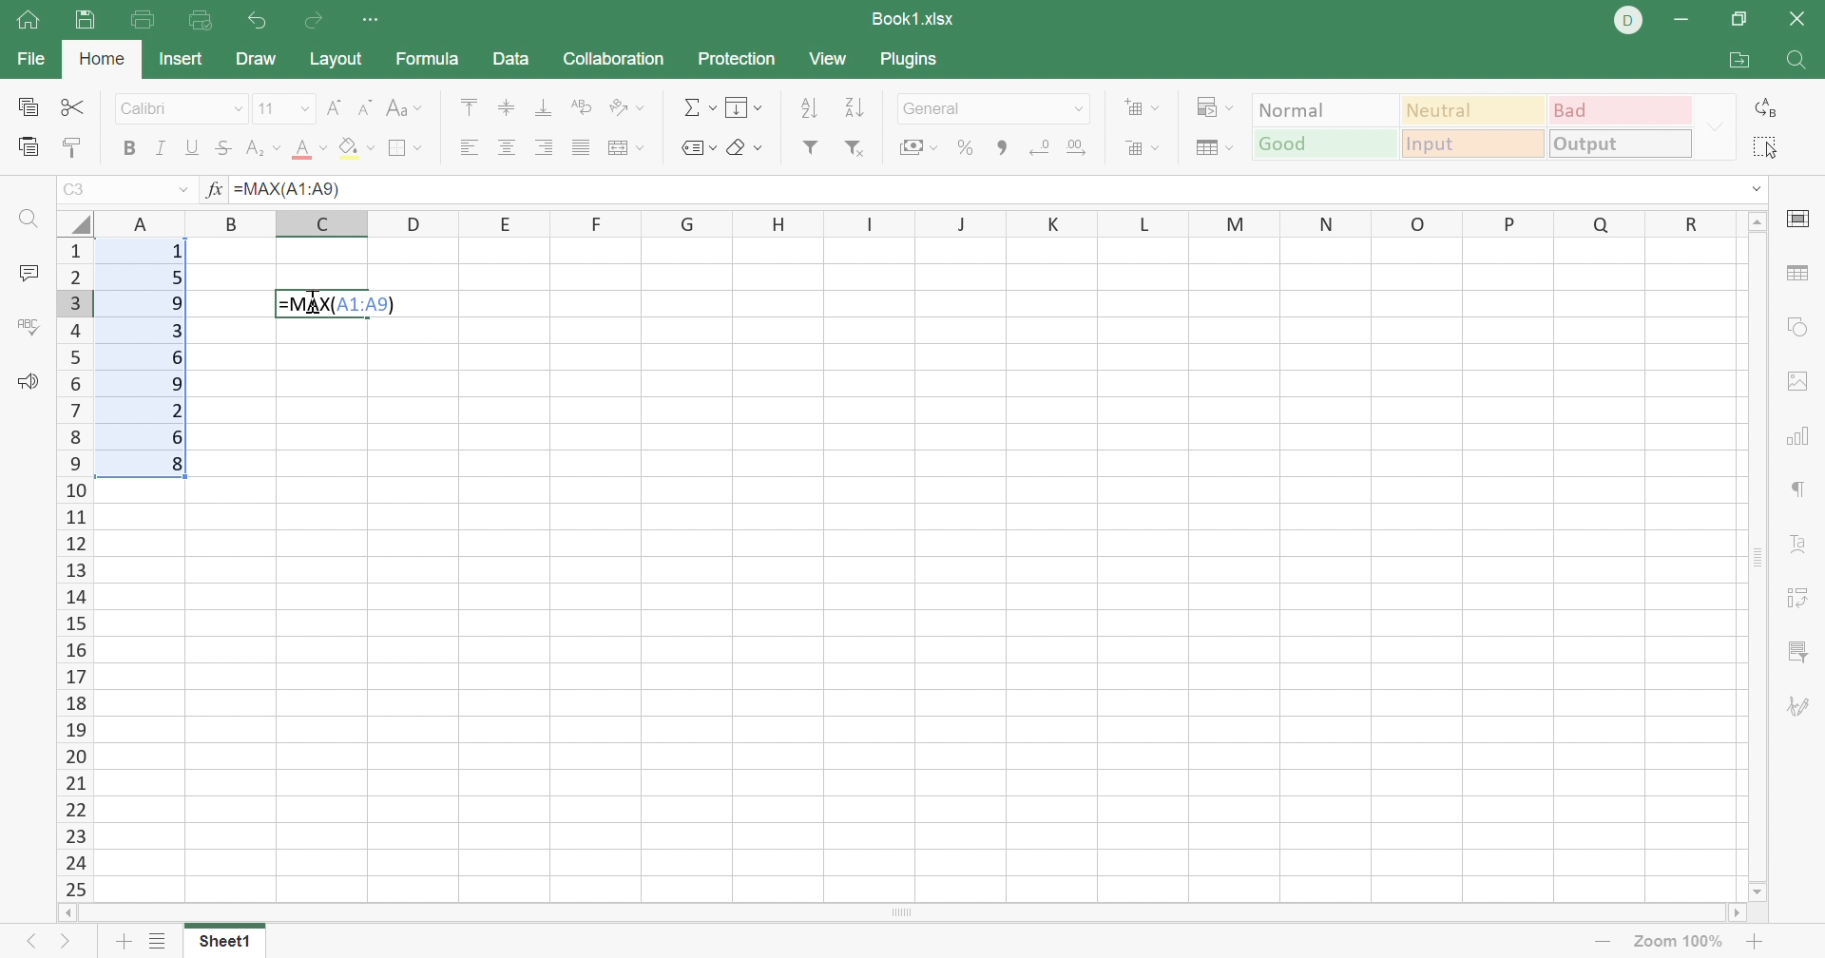  Describe the element at coordinates (1764, 109) in the screenshot. I see `Replace` at that location.